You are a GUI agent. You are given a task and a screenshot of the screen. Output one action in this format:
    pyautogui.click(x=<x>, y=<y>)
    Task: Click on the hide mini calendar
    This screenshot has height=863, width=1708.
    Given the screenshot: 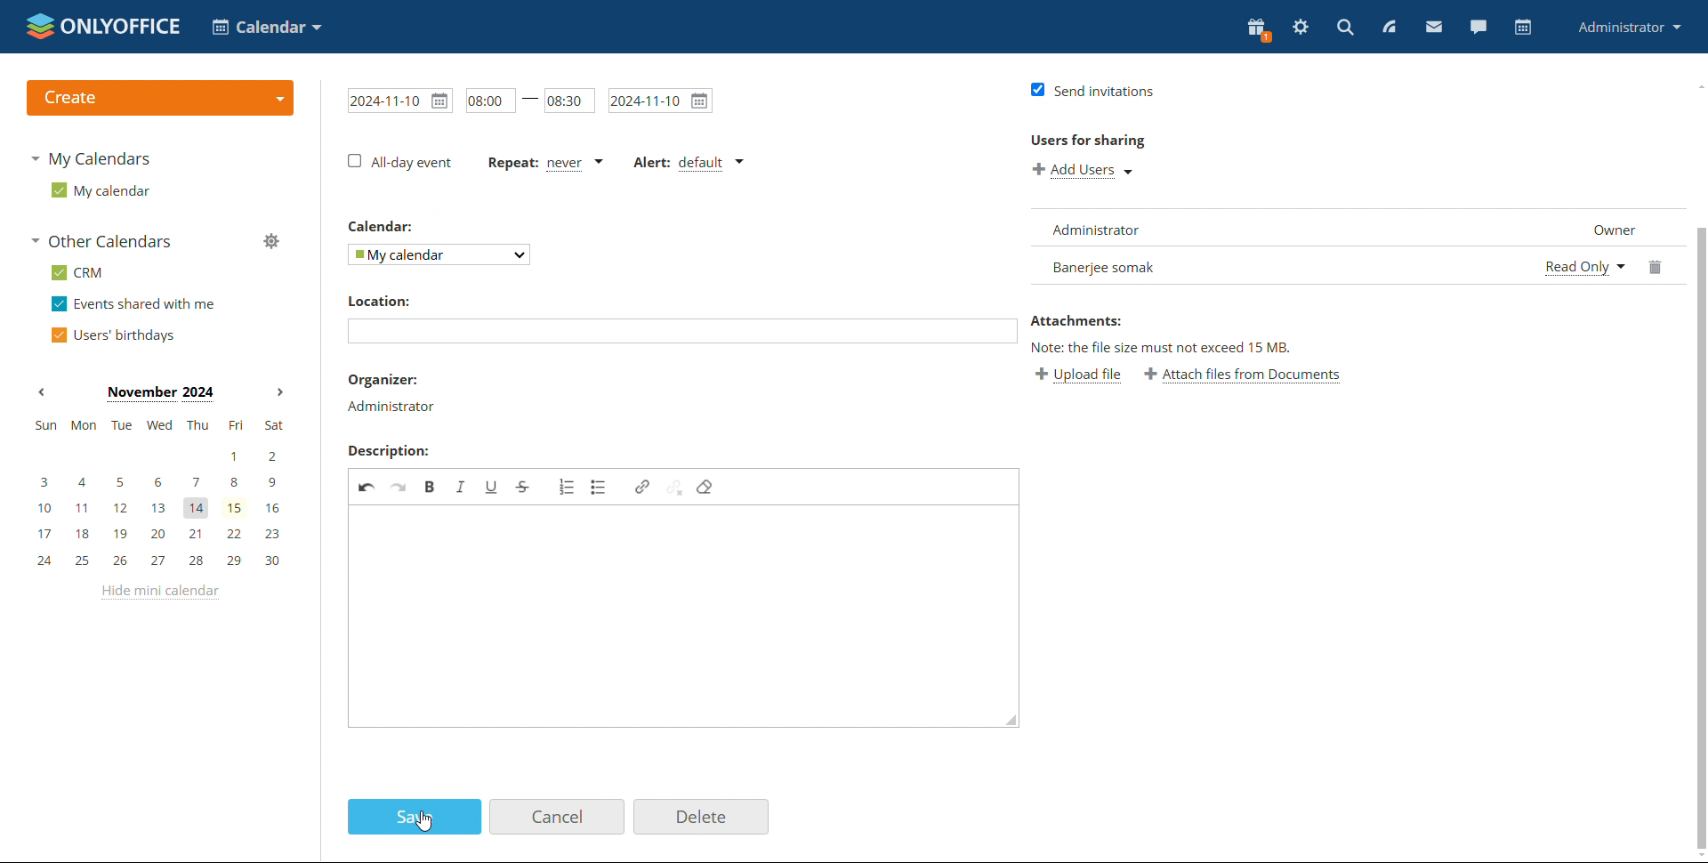 What is the action you would take?
    pyautogui.click(x=157, y=593)
    